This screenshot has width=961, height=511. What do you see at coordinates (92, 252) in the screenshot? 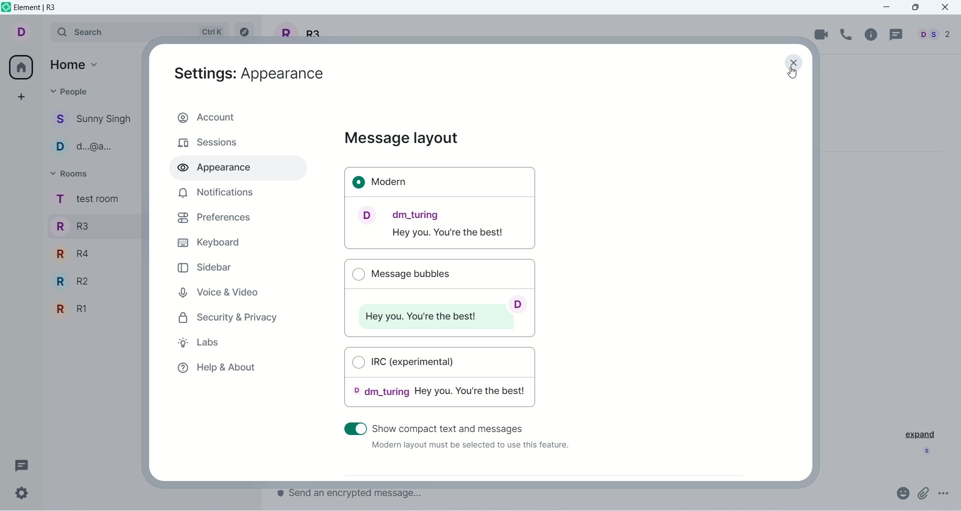
I see `R4` at bounding box center [92, 252].